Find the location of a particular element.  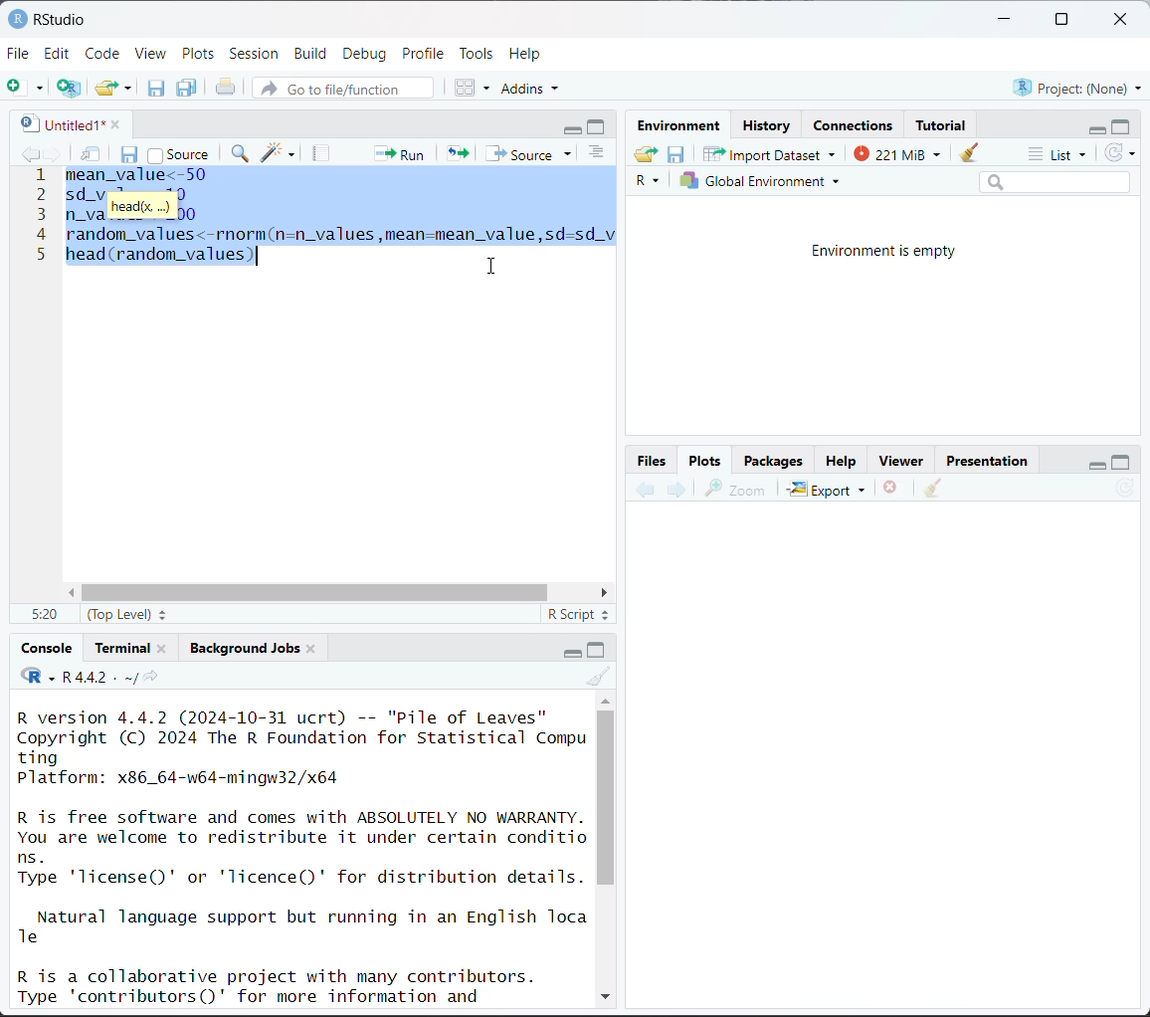

minimize is located at coordinates (568, 651).